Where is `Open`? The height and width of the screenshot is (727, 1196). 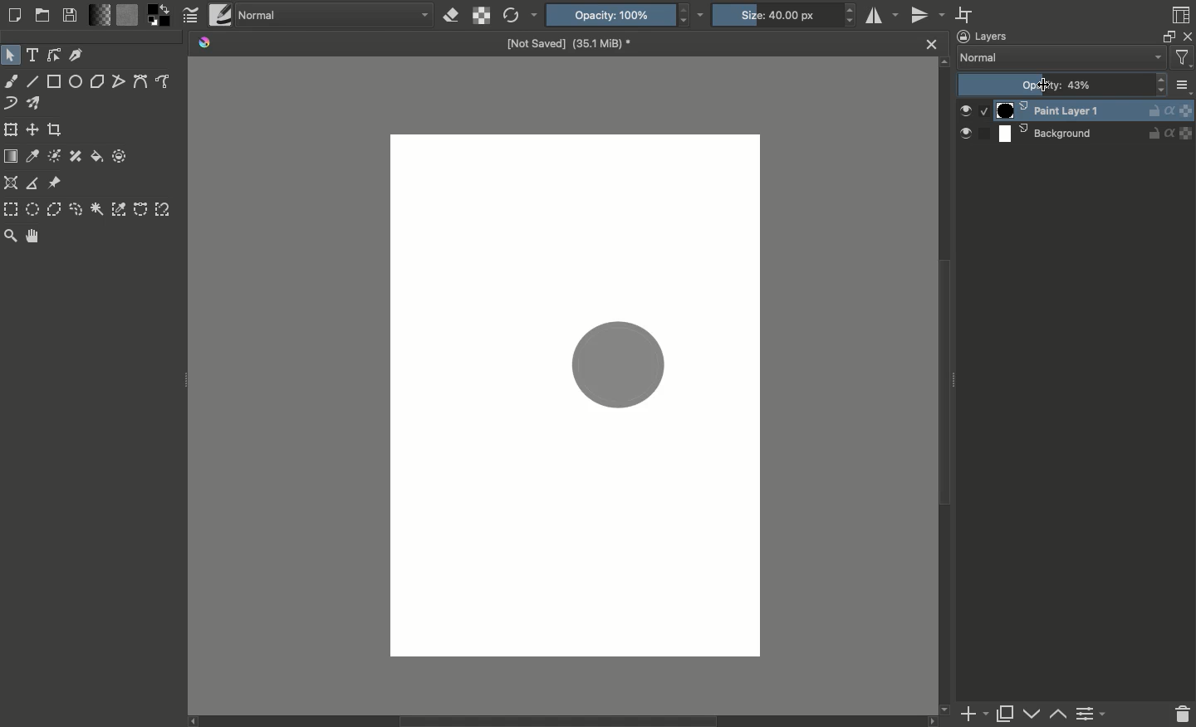
Open is located at coordinates (42, 15).